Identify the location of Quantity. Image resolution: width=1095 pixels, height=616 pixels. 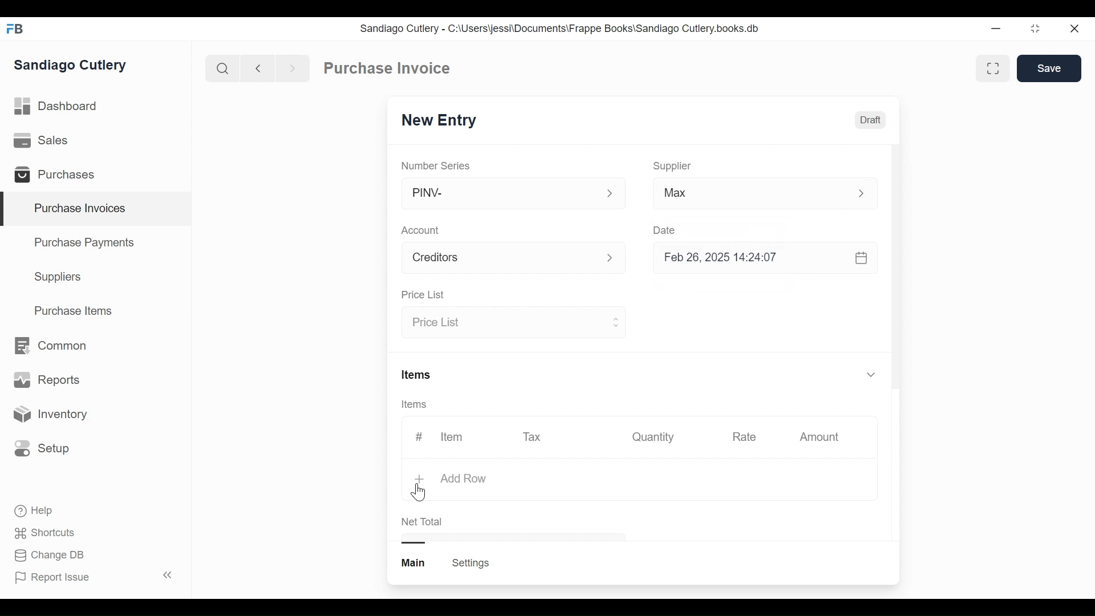
(652, 436).